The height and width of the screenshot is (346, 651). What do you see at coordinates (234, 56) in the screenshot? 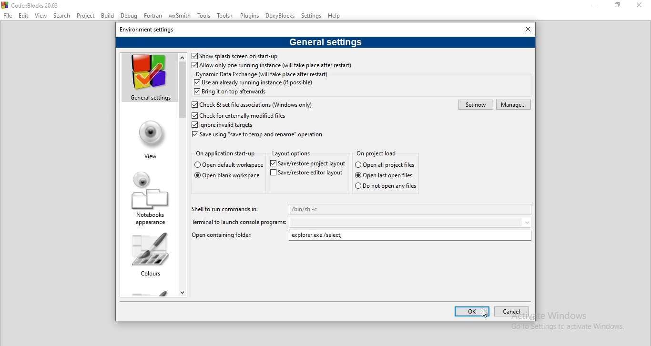
I see `Show splash screen on start-up` at bounding box center [234, 56].